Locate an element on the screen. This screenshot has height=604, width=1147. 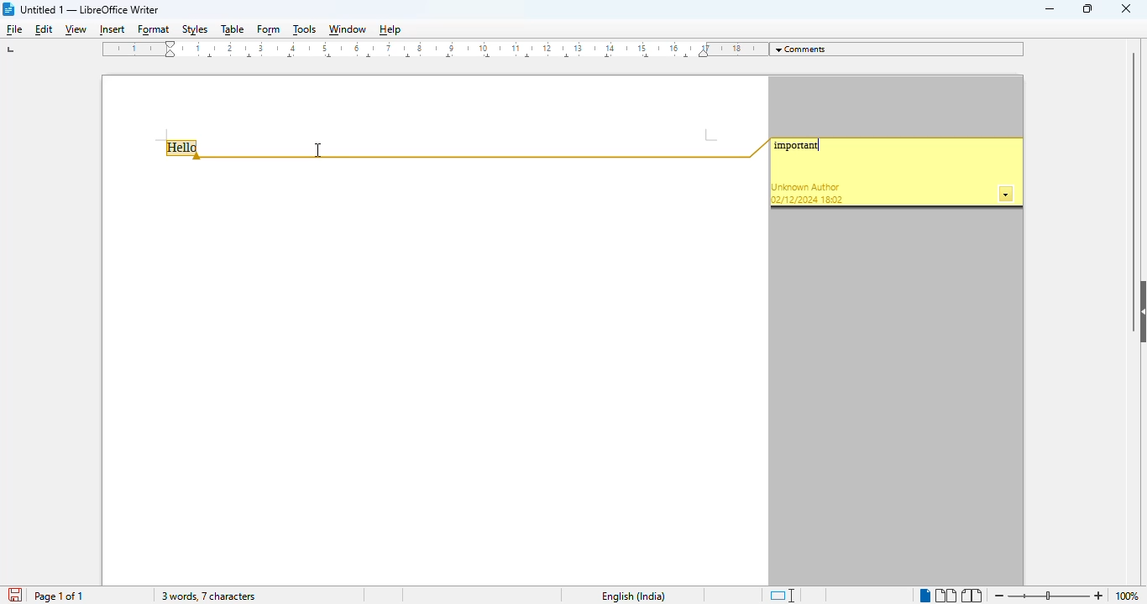
title is located at coordinates (90, 9).